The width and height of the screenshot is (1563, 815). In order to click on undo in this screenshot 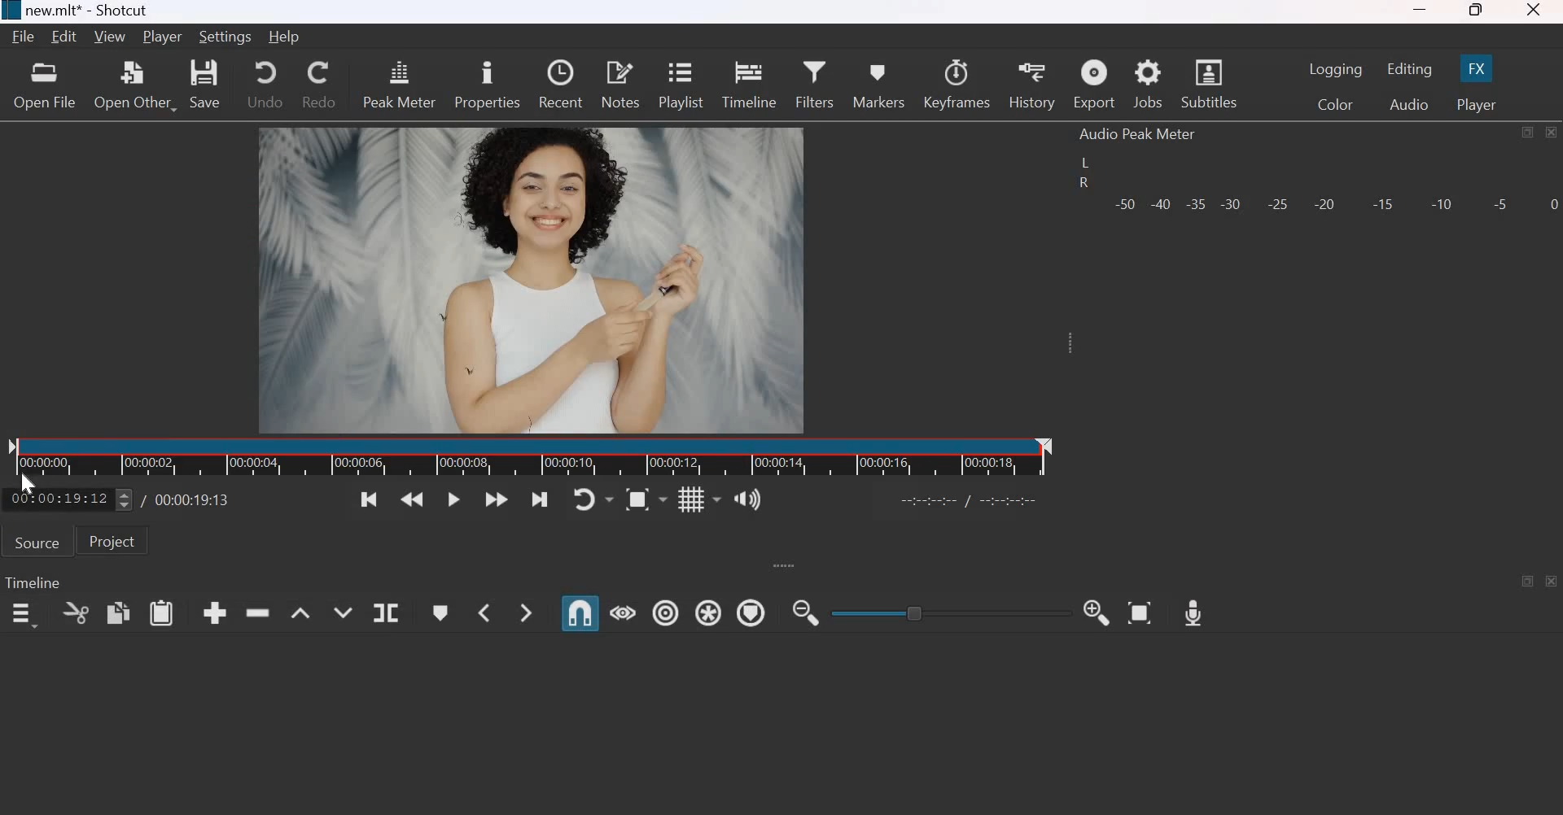, I will do `click(265, 82)`.